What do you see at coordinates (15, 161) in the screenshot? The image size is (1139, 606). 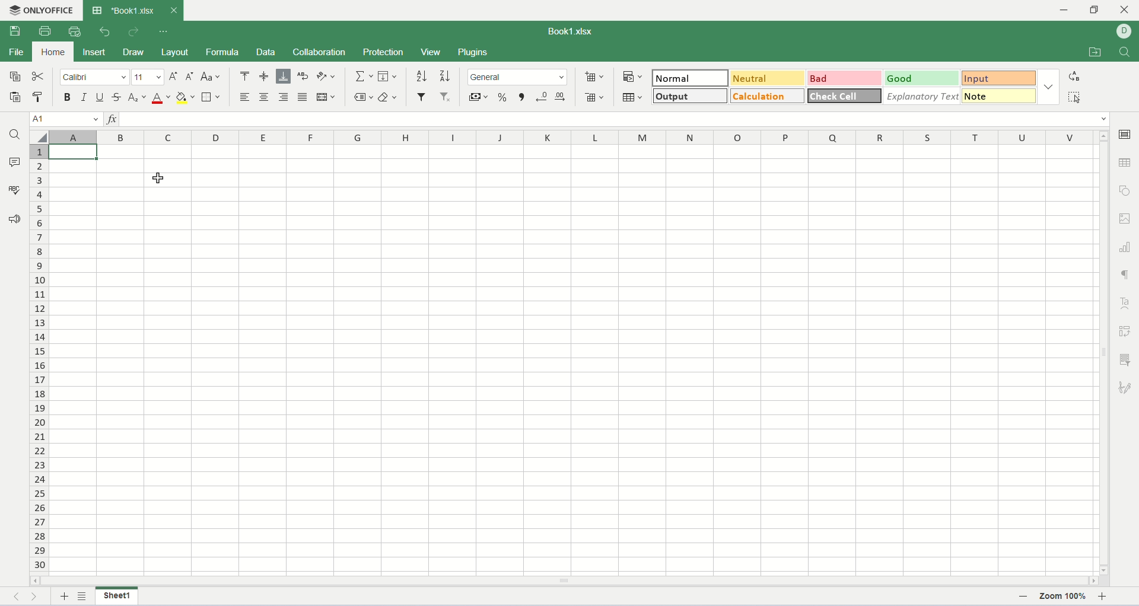 I see `comments` at bounding box center [15, 161].